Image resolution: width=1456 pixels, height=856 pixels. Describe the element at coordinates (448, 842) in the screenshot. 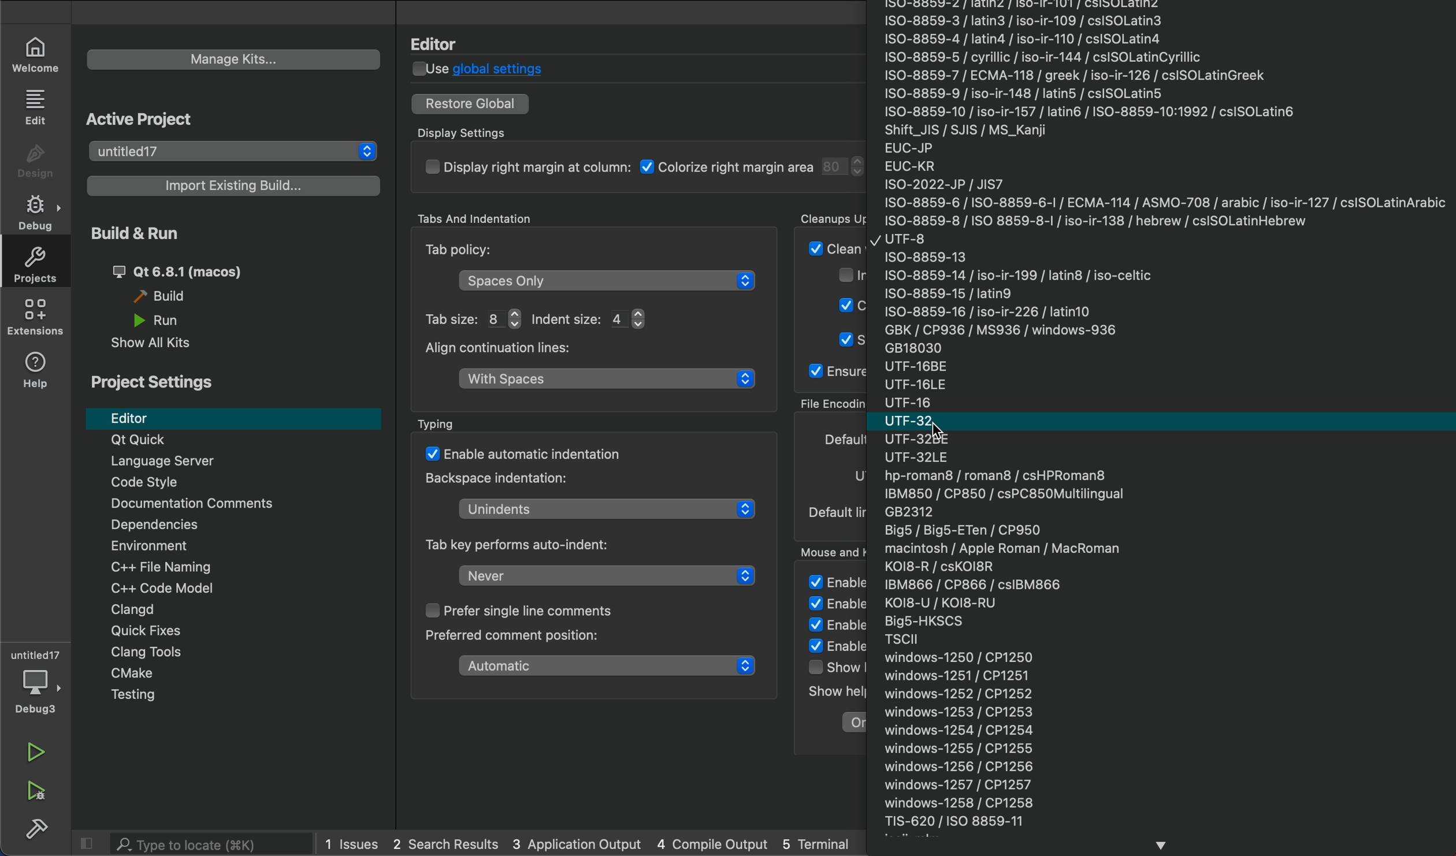

I see `search result` at that location.